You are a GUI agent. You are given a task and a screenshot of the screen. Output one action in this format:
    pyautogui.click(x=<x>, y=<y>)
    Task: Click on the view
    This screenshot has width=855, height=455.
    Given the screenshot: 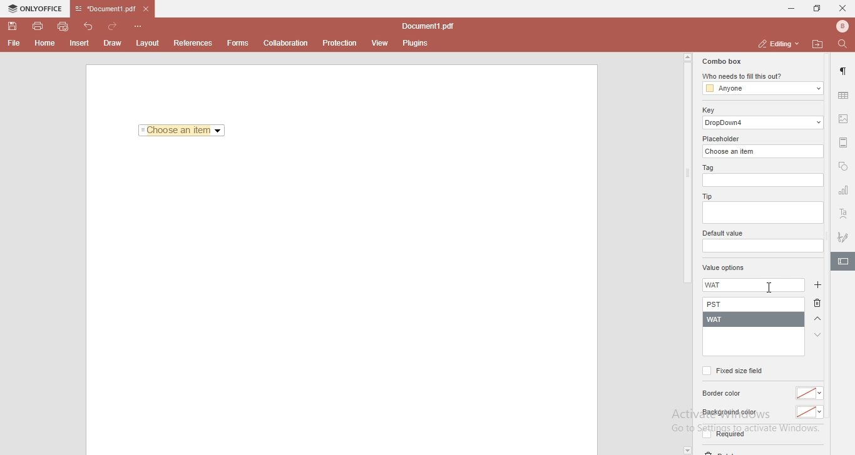 What is the action you would take?
    pyautogui.click(x=381, y=43)
    